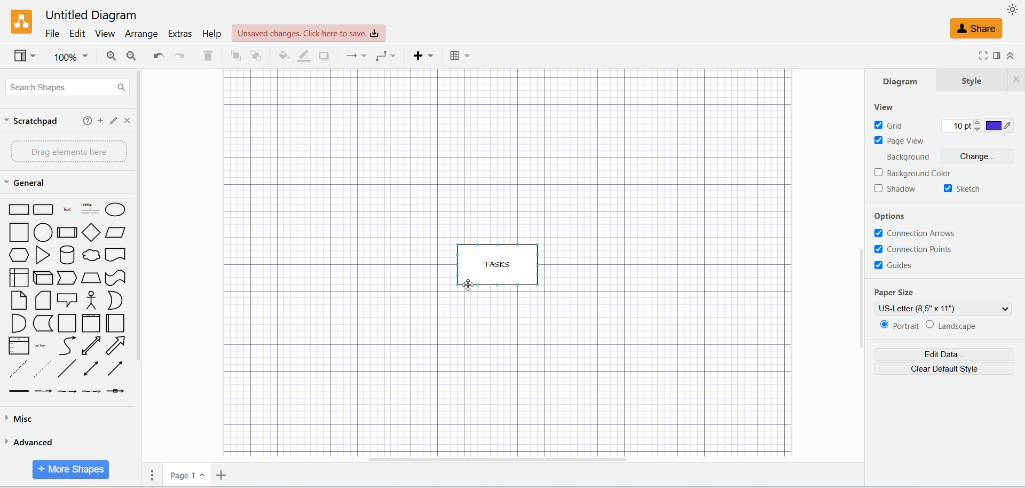  Describe the element at coordinates (42, 369) in the screenshot. I see `Dotted Line` at that location.